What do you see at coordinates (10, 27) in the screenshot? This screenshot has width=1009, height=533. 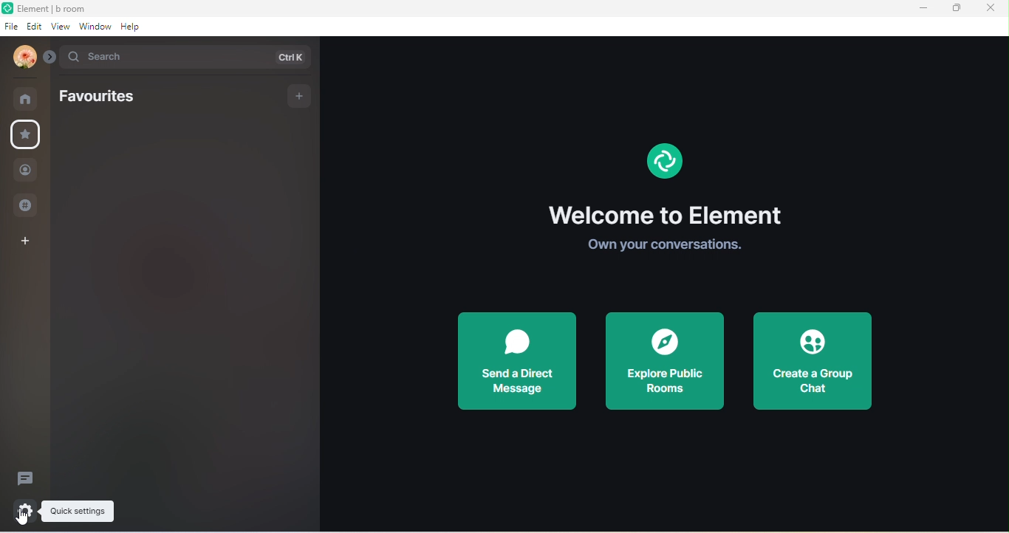 I see `file` at bounding box center [10, 27].